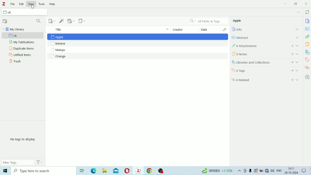 The height and width of the screenshot is (175, 311). What do you see at coordinates (42, 172) in the screenshot?
I see `Type here to search` at bounding box center [42, 172].